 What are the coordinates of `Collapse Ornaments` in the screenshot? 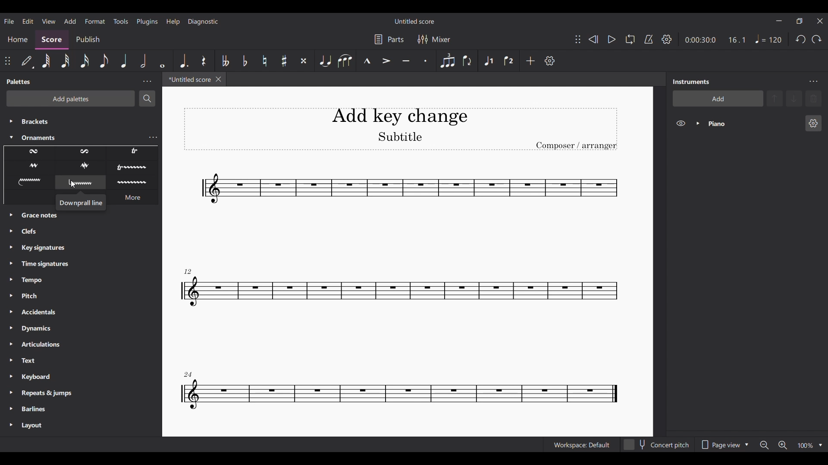 It's located at (12, 137).